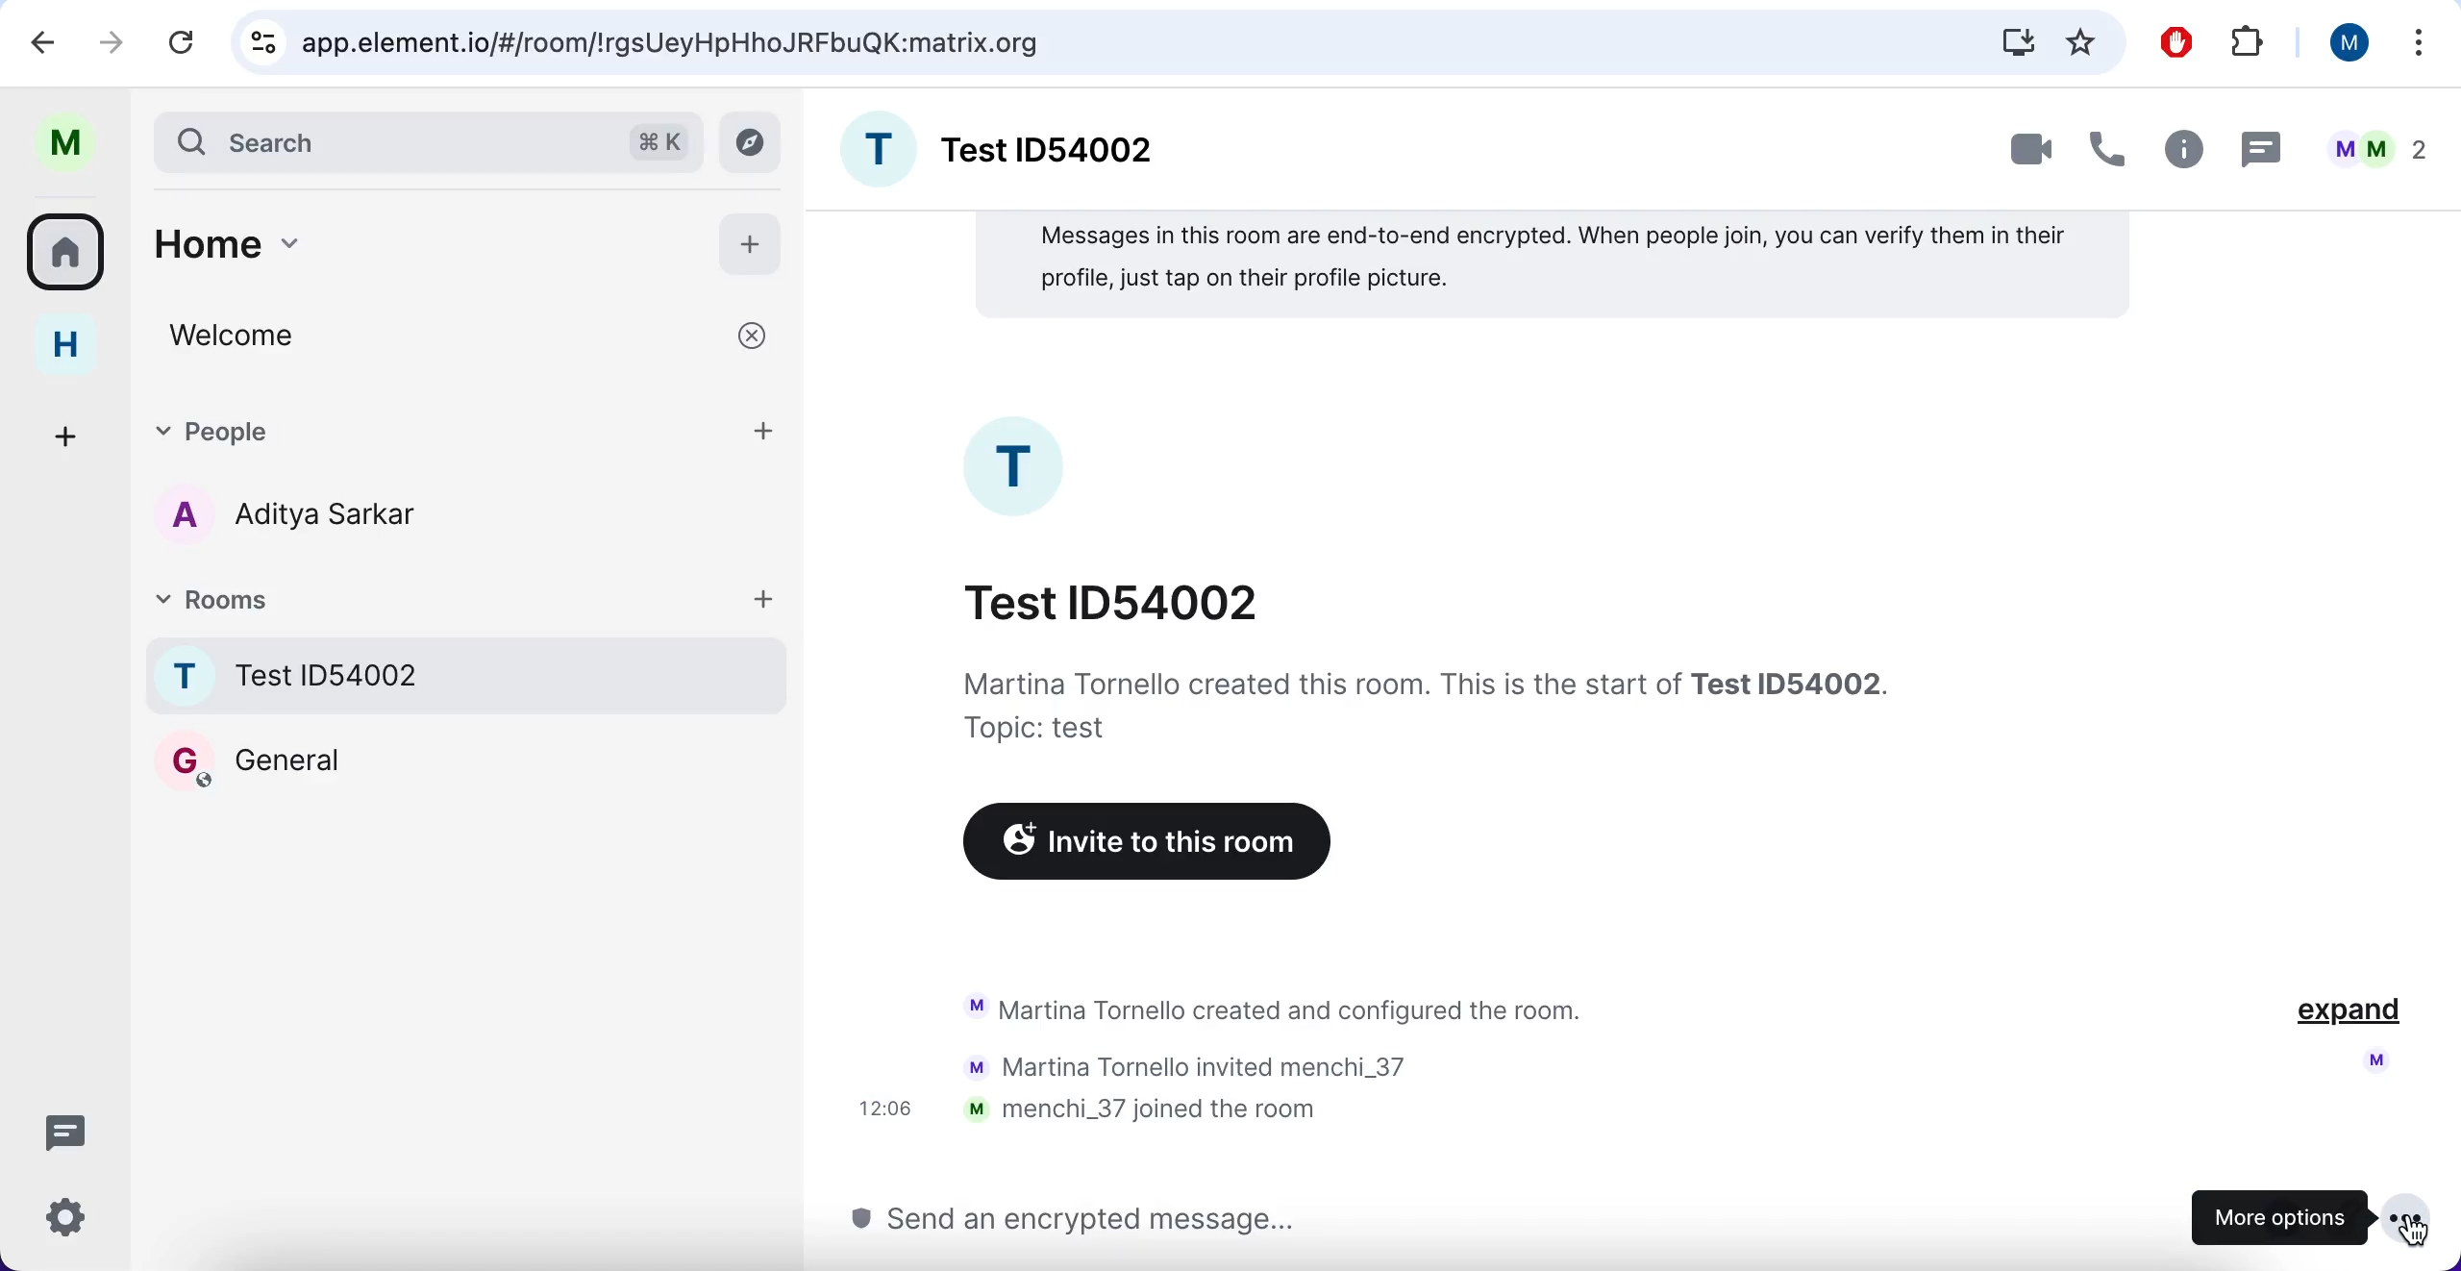  What do you see at coordinates (251, 760) in the screenshot?
I see `general` at bounding box center [251, 760].